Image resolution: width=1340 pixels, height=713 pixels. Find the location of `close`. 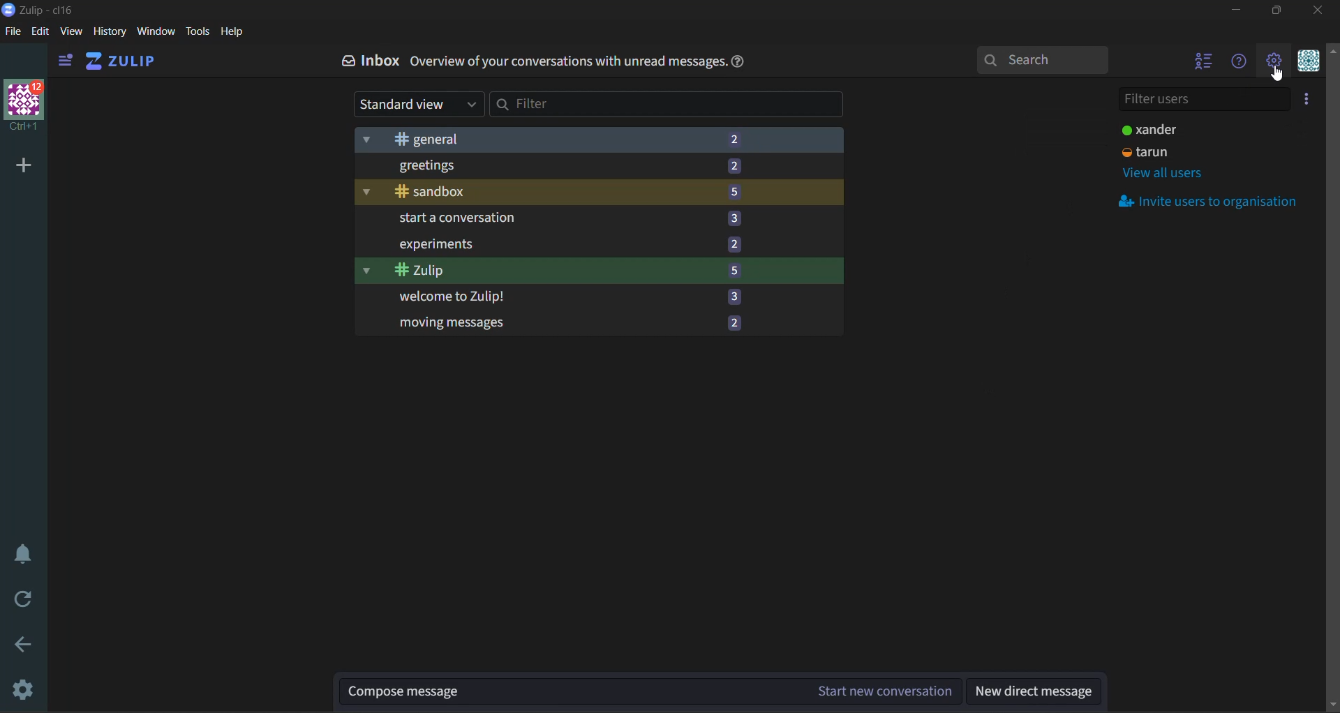

close is located at coordinates (1324, 11).